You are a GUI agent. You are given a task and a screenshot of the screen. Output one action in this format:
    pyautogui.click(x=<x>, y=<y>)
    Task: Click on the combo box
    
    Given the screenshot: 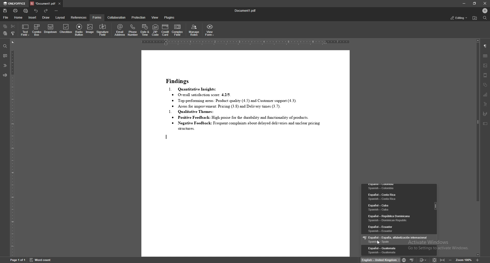 What is the action you would take?
    pyautogui.click(x=37, y=30)
    